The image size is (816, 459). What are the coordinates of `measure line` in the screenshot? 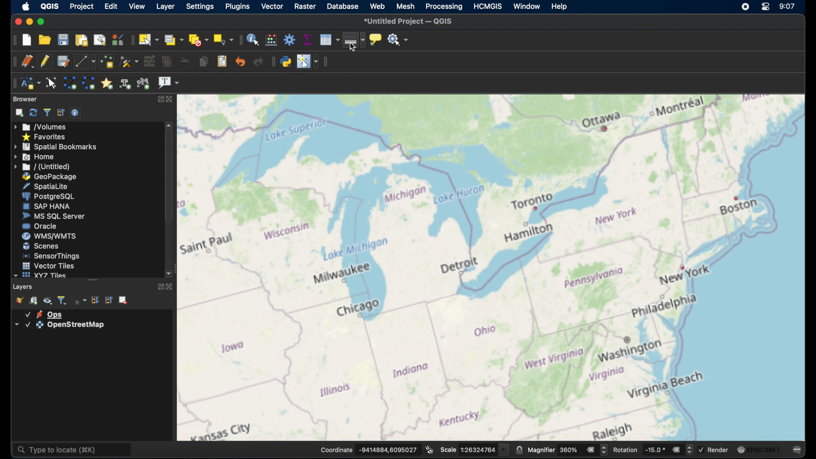 It's located at (354, 42).